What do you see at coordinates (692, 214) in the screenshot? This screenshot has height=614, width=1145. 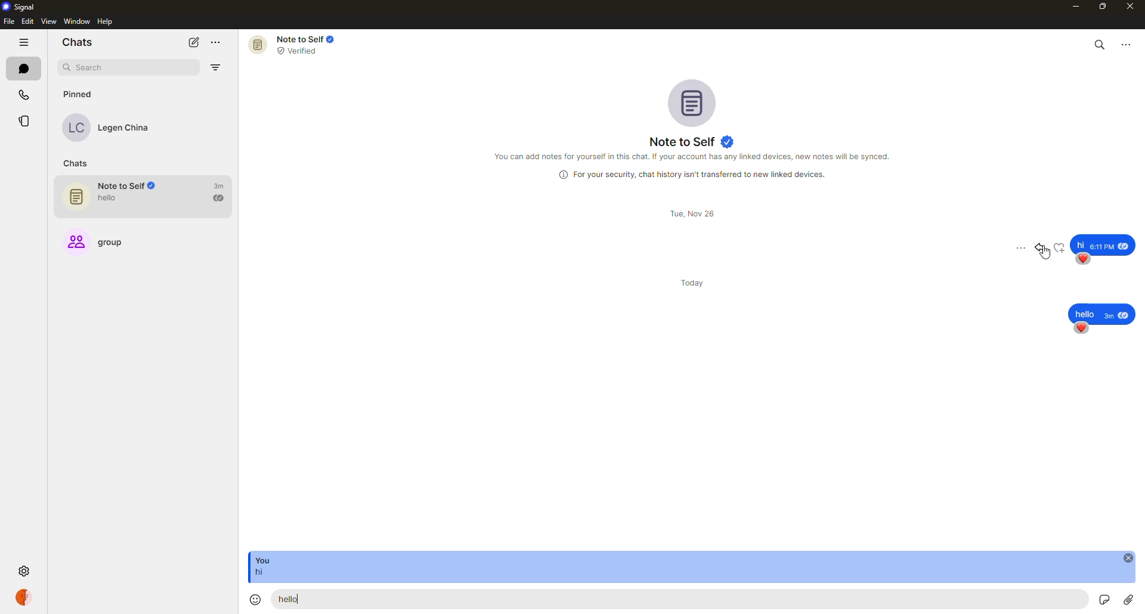 I see `day` at bounding box center [692, 214].